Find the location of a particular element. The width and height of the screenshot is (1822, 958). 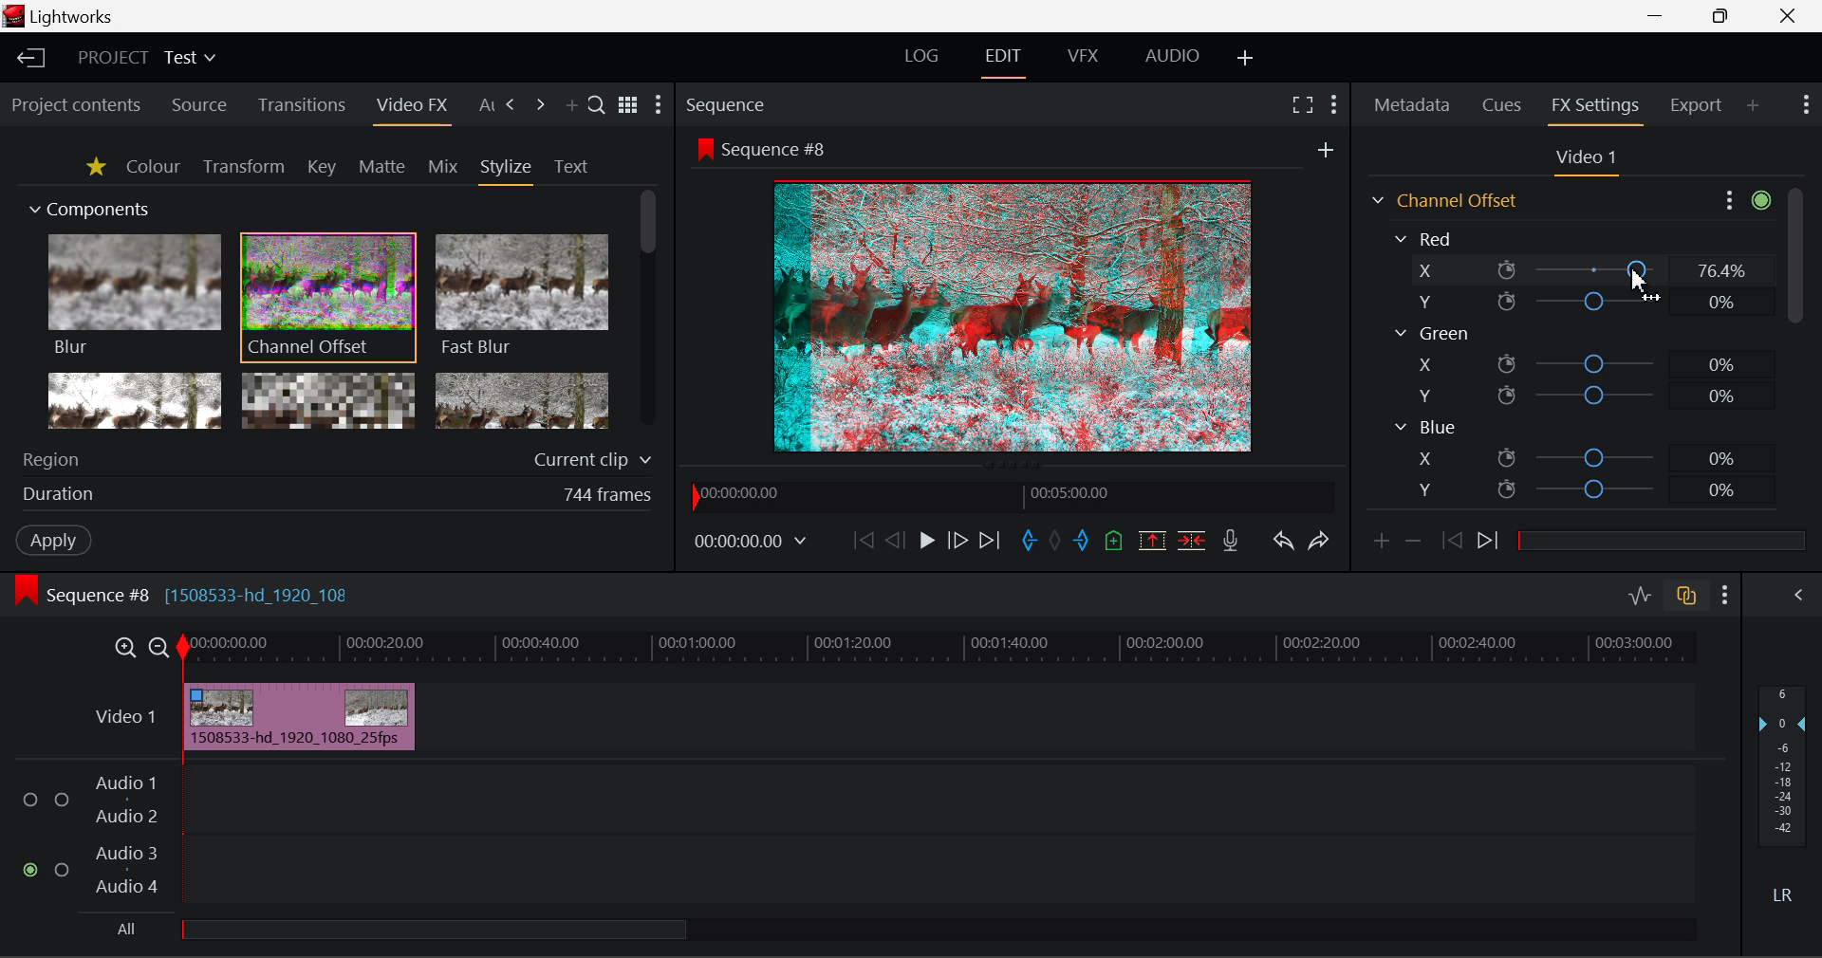

Toggle between title and list view is located at coordinates (627, 101).